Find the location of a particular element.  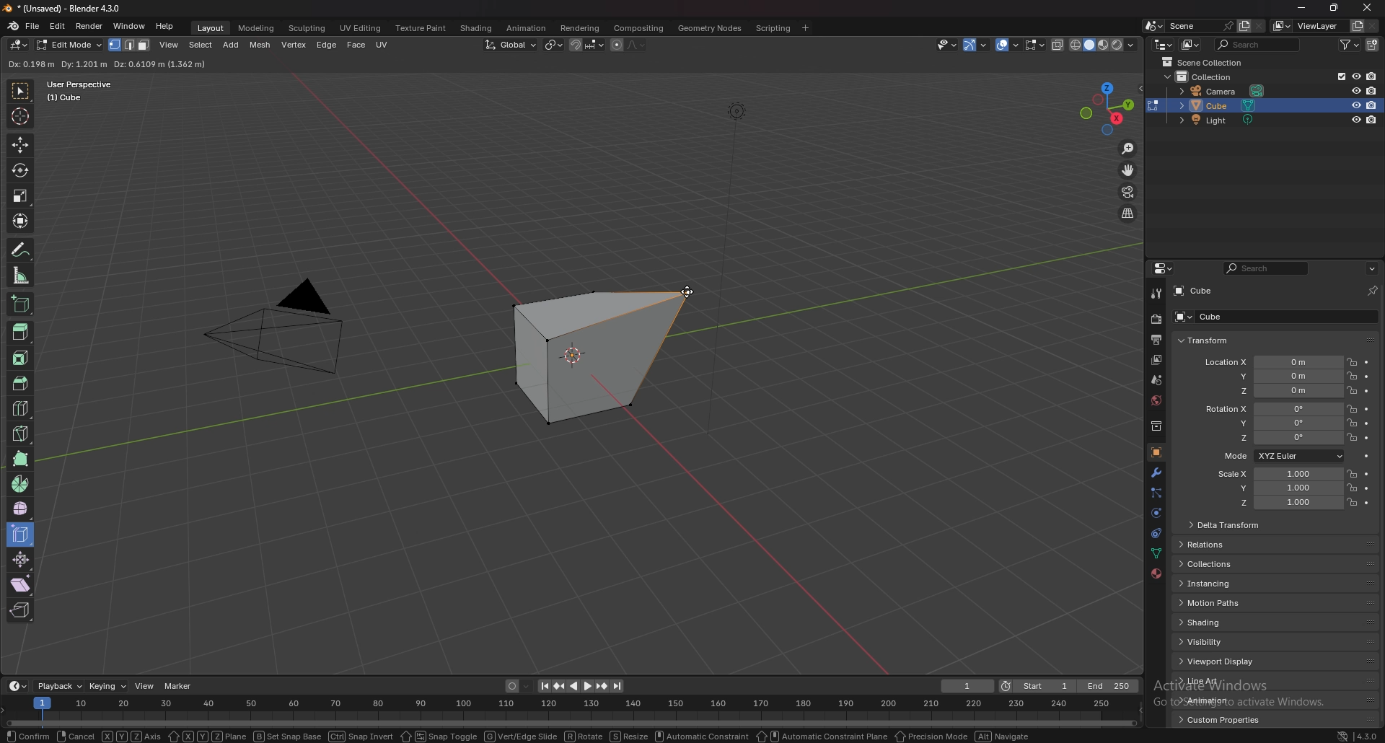

spin is located at coordinates (20, 485).